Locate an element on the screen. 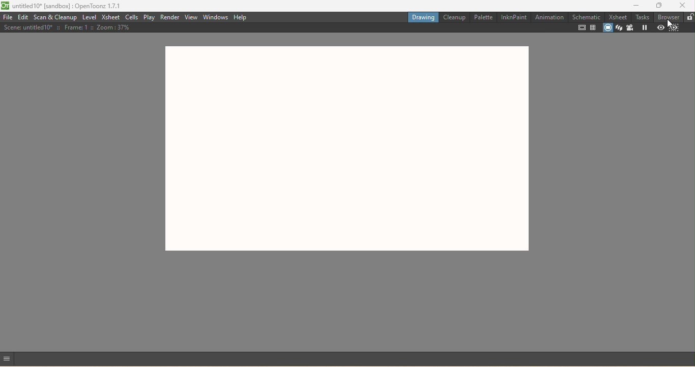  Scan & Cleanup is located at coordinates (54, 17).